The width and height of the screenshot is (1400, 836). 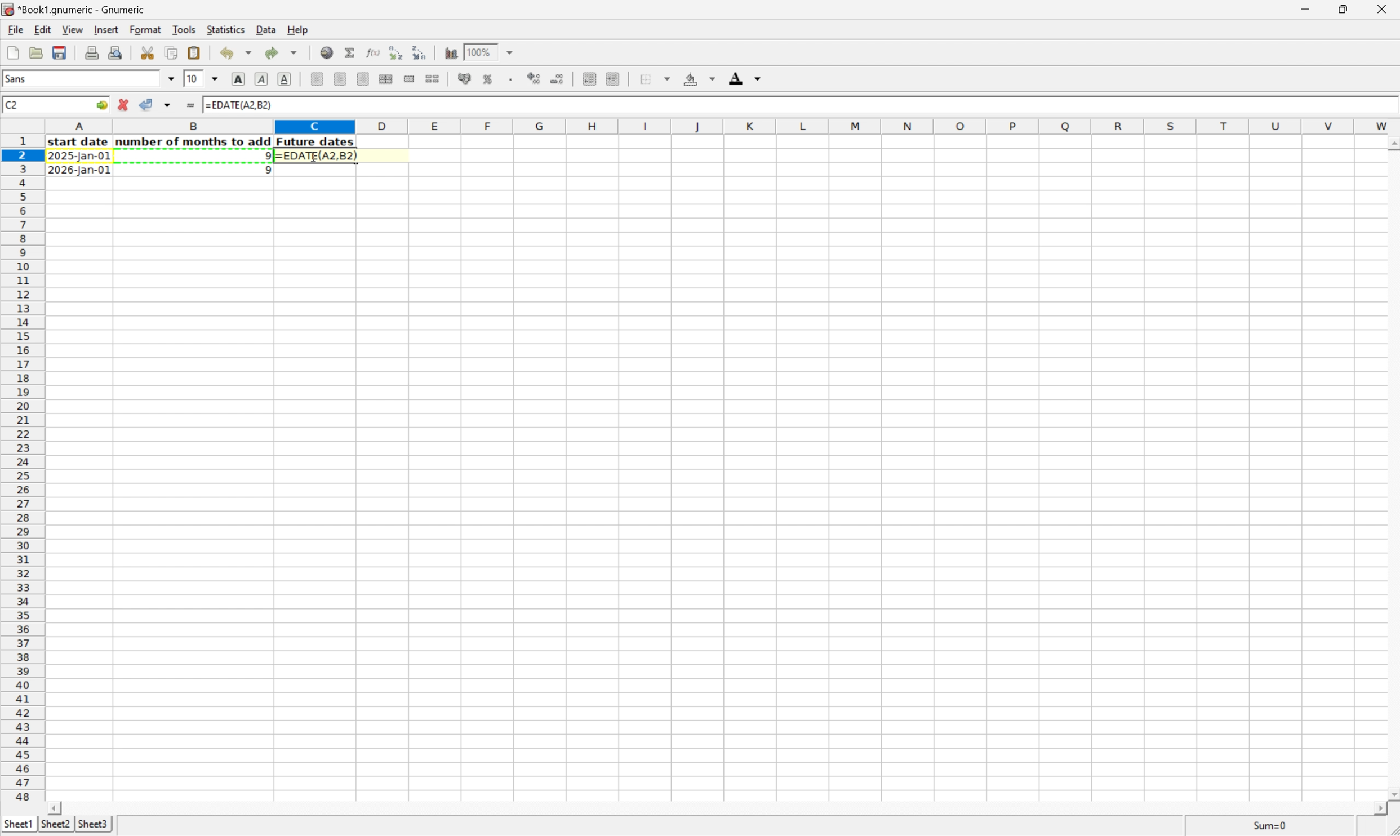 I want to click on Background, so click(x=699, y=78).